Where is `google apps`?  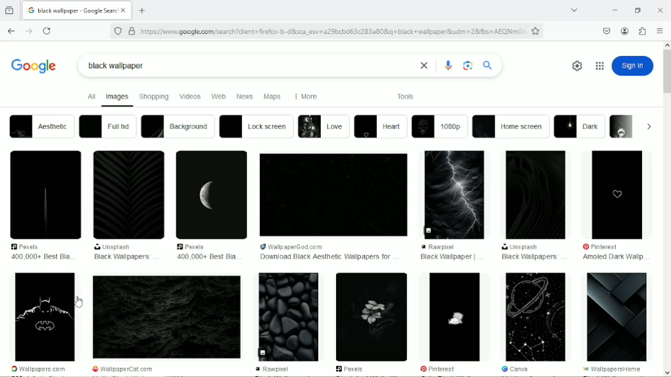 google apps is located at coordinates (599, 66).